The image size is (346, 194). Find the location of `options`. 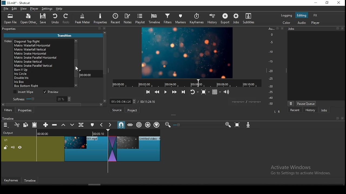

options is located at coordinates (291, 103).